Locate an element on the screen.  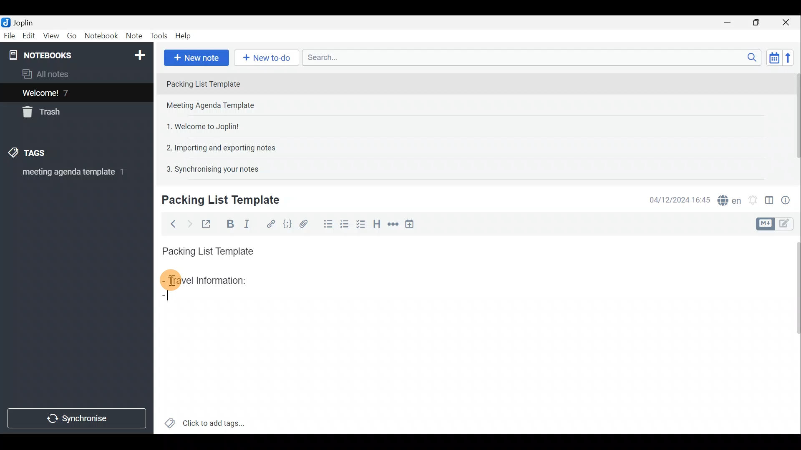
Note properties is located at coordinates (788, 199).